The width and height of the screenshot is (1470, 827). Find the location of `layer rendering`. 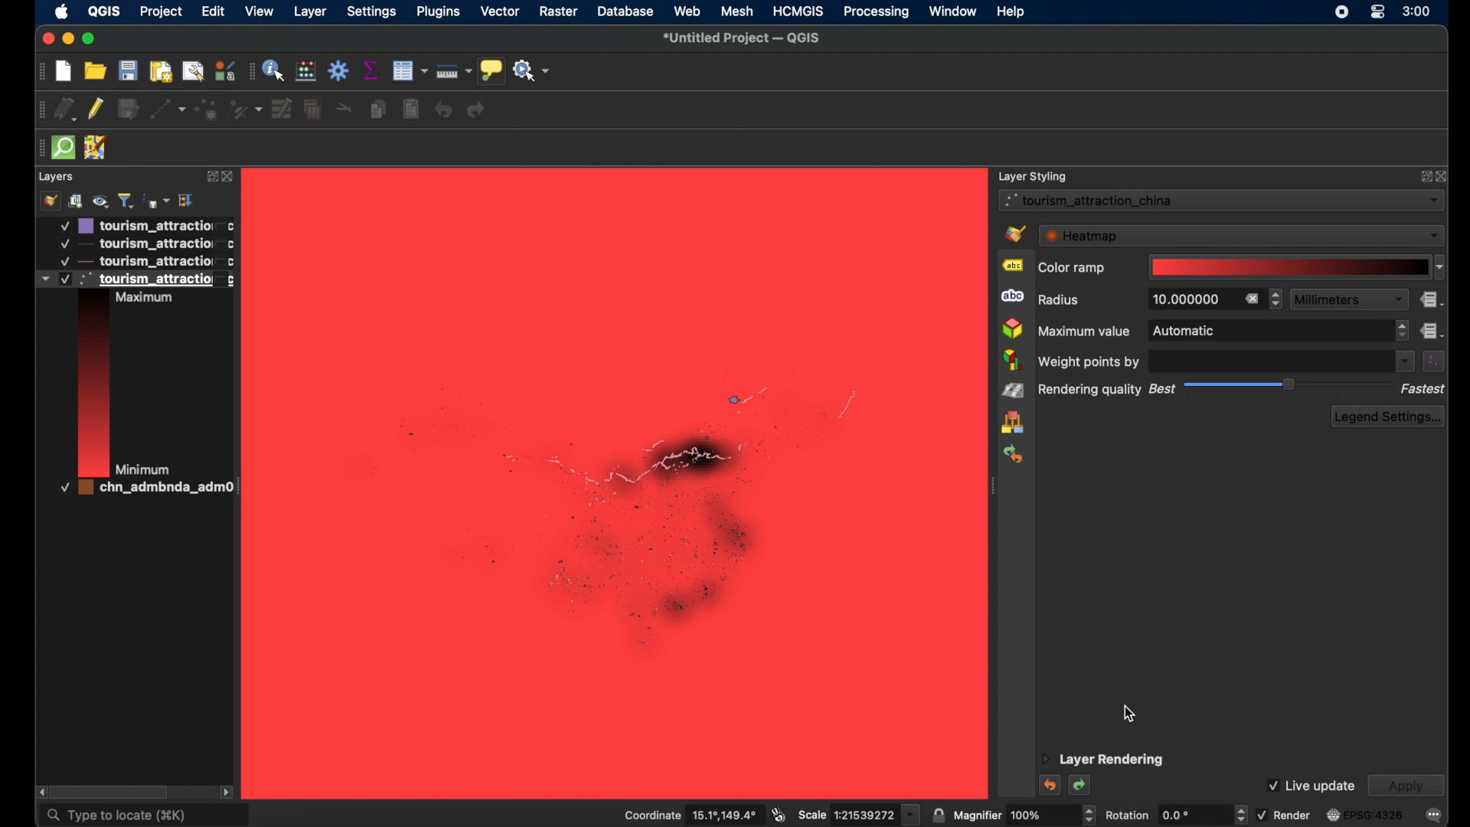

layer rendering is located at coordinates (1103, 760).